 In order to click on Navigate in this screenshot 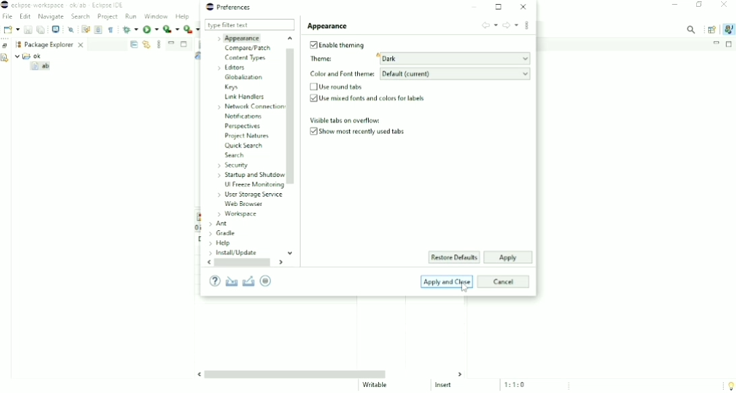, I will do `click(51, 17)`.